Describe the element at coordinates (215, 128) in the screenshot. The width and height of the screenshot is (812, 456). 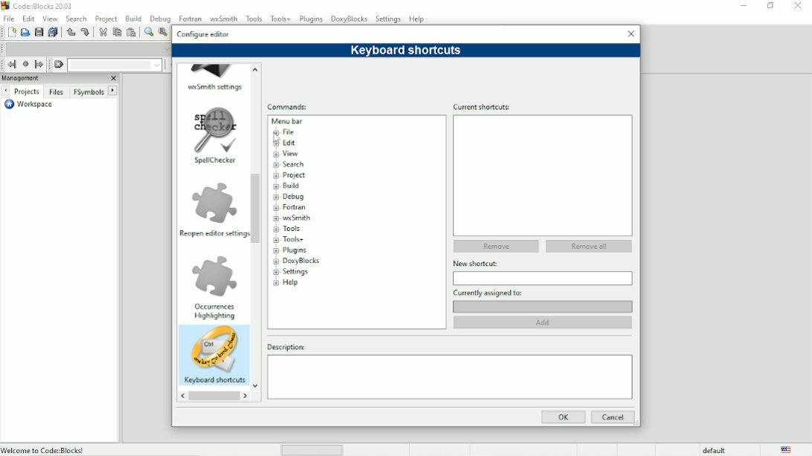
I see `image` at that location.